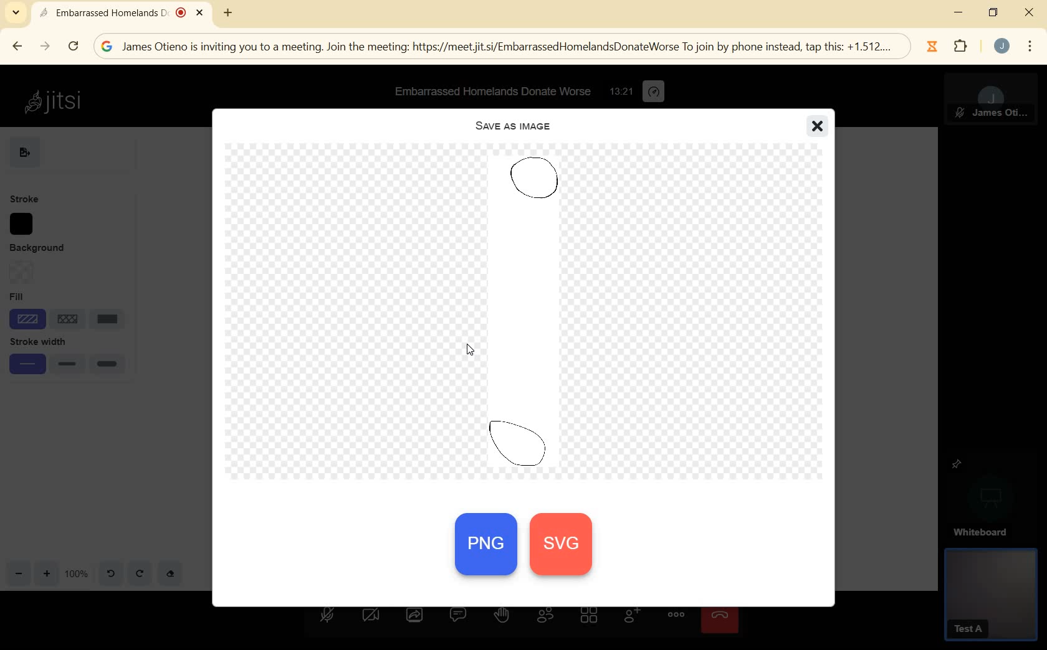  Describe the element at coordinates (110, 319) in the screenshot. I see `solid` at that location.